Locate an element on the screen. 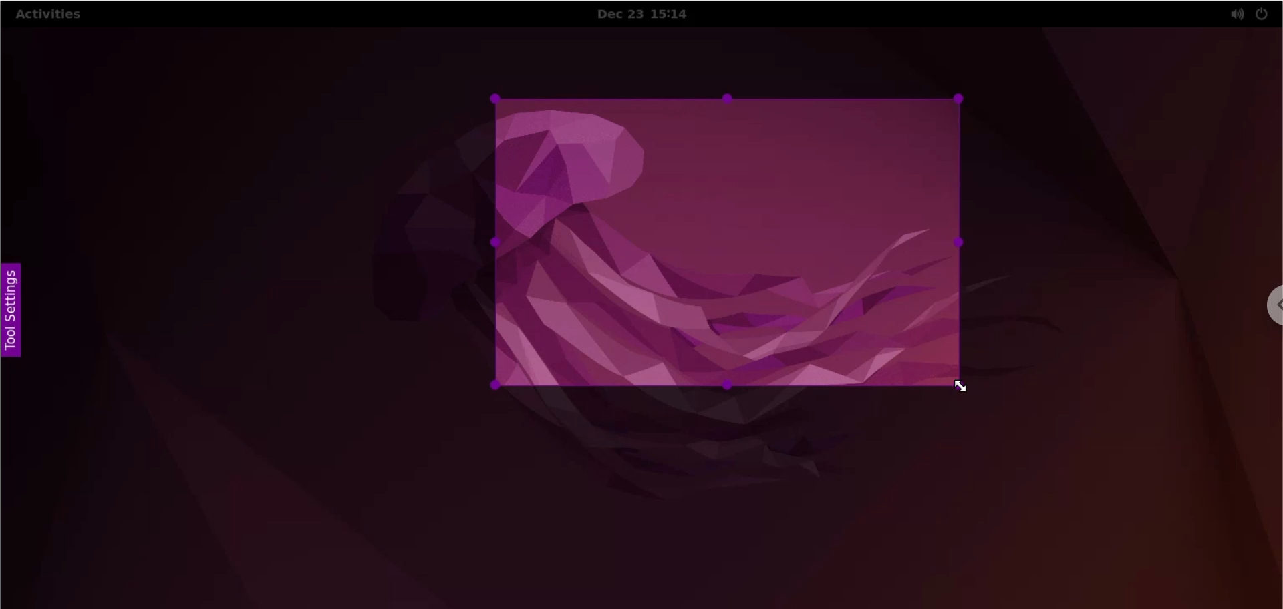  cursor is located at coordinates (961, 386).